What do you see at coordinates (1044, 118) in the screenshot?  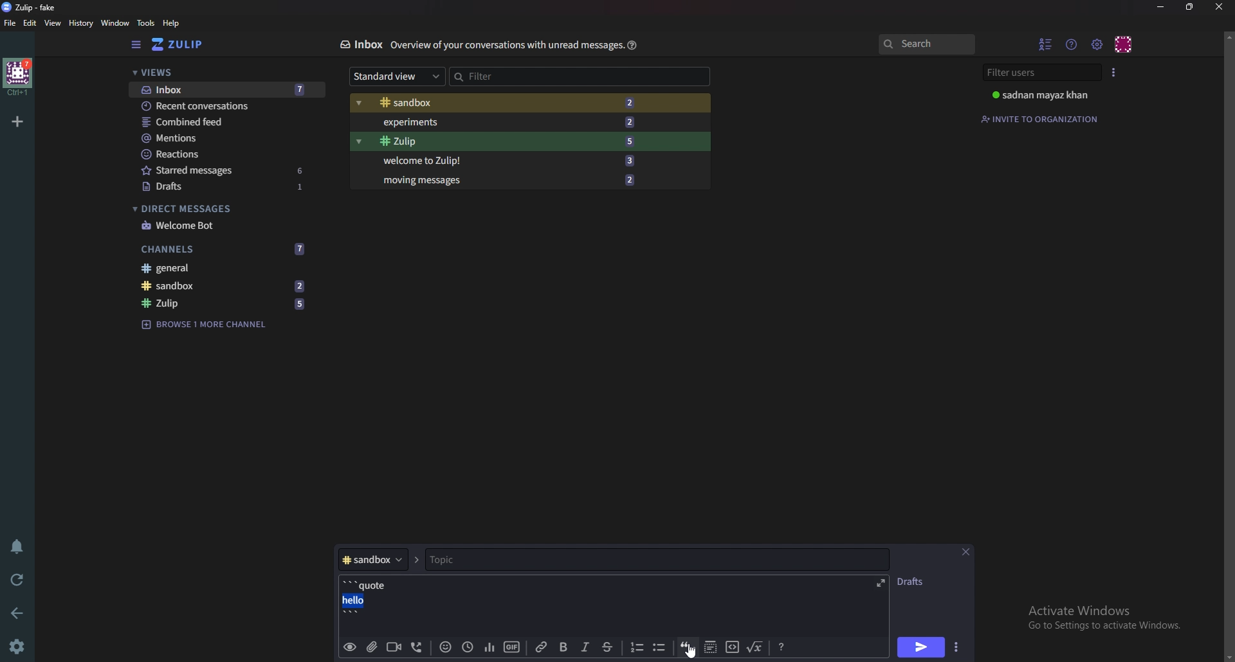 I see `Invite to organization` at bounding box center [1044, 118].